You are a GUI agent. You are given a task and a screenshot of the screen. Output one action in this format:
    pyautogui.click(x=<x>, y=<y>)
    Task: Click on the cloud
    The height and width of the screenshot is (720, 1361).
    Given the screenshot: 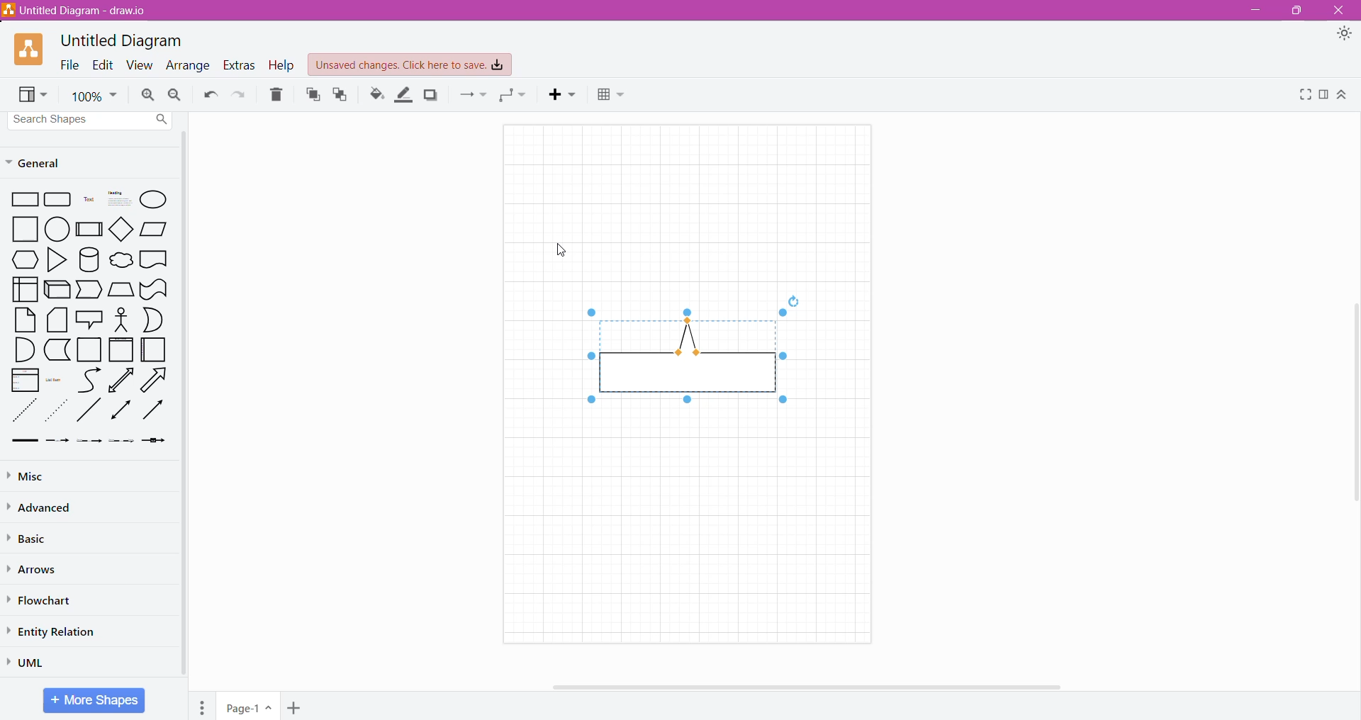 What is the action you would take?
    pyautogui.click(x=120, y=258)
    